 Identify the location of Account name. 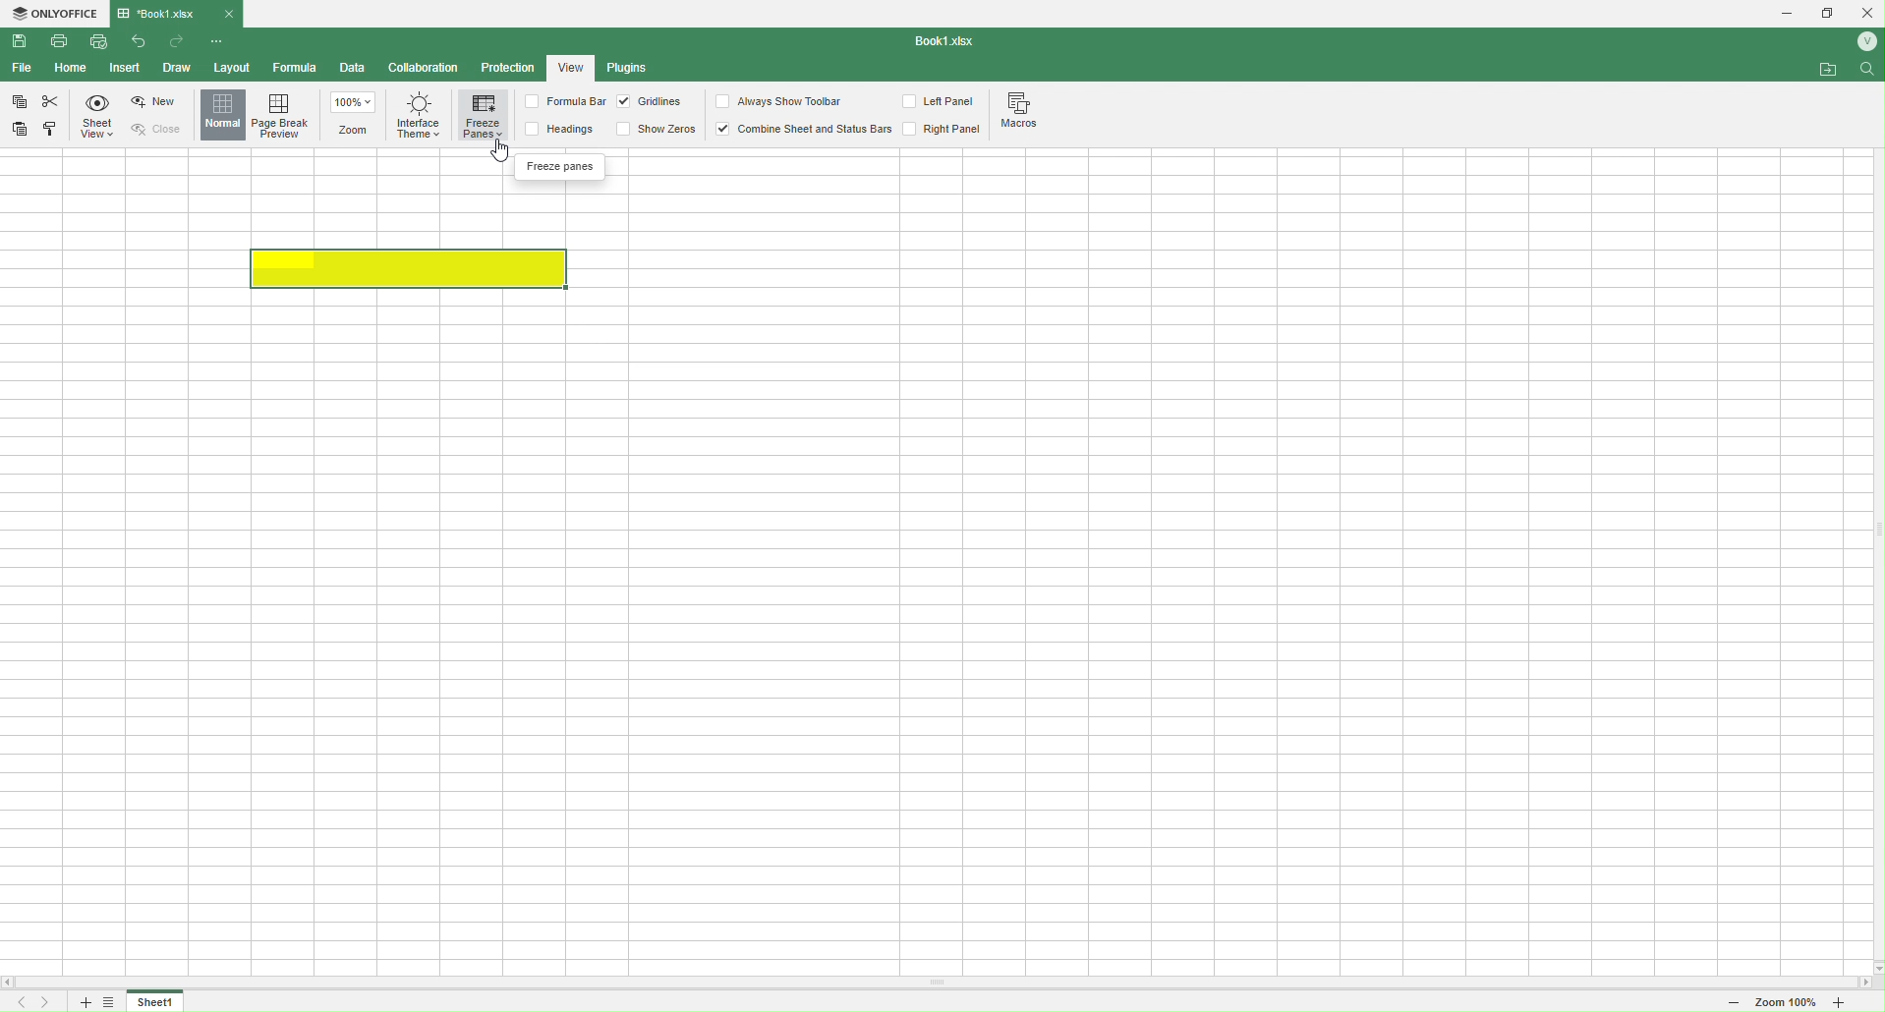
(1862, 41).